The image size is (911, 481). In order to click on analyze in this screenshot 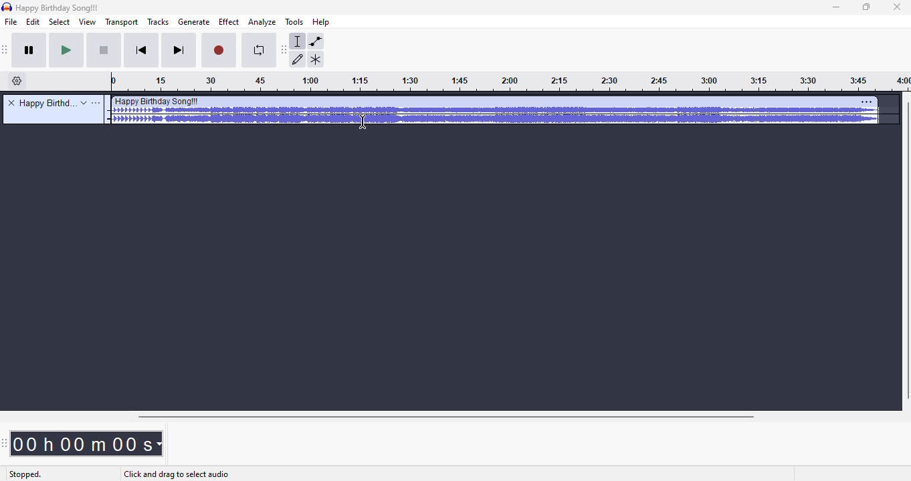, I will do `click(262, 23)`.